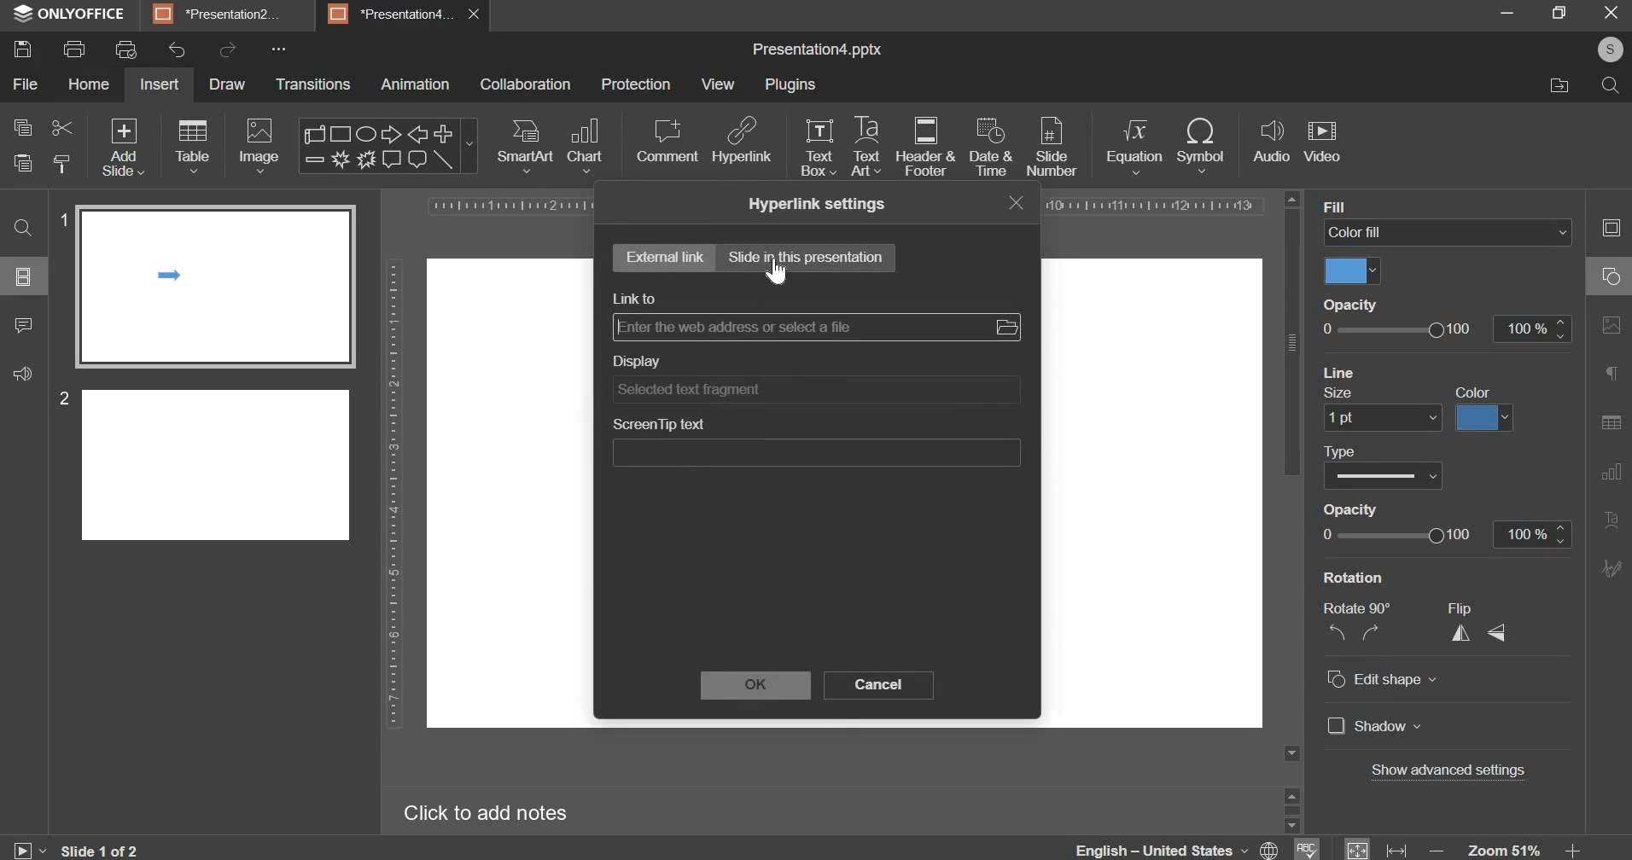 This screenshot has width=1632, height=860. I want to click on Backaround, so click(1368, 206).